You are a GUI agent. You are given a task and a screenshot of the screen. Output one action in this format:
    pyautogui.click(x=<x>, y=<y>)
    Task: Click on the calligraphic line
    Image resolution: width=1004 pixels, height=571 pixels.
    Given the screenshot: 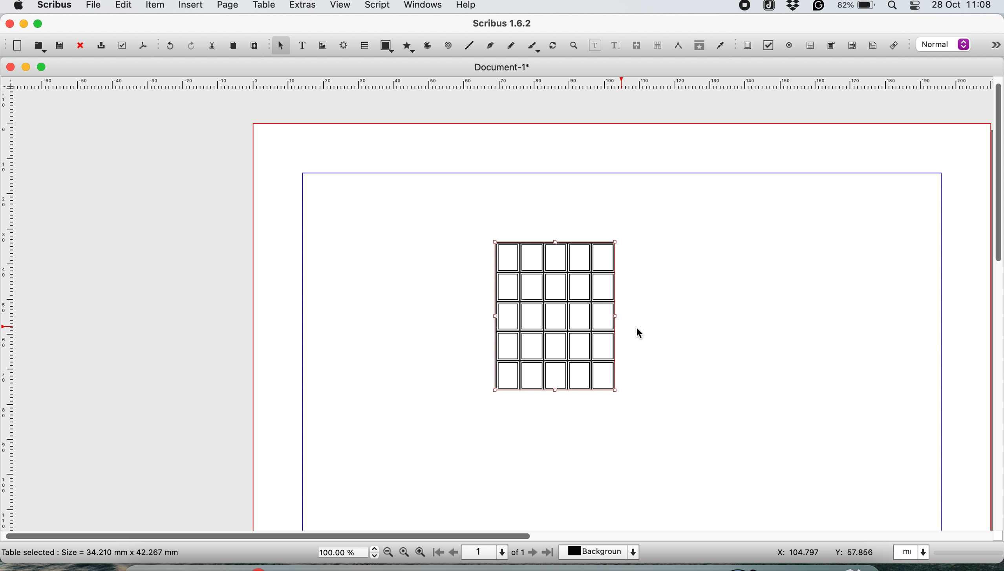 What is the action you would take?
    pyautogui.click(x=532, y=47)
    